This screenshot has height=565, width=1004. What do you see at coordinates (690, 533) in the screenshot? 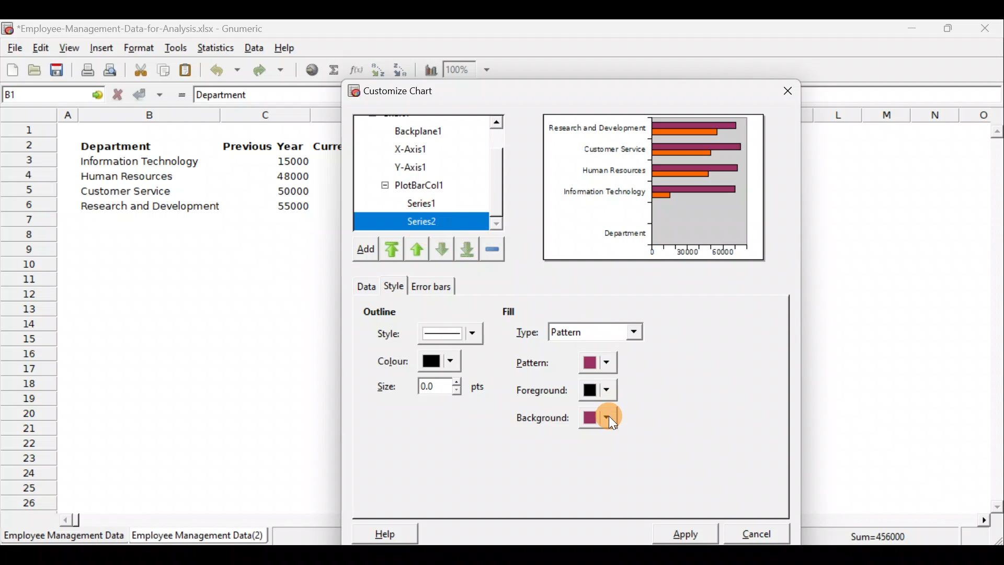
I see `Apply` at bounding box center [690, 533].